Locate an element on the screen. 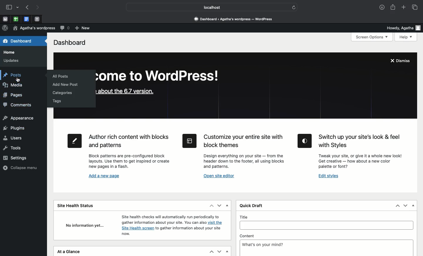 This screenshot has width=423, height=256. Pinned tab is located at coordinates (37, 19).